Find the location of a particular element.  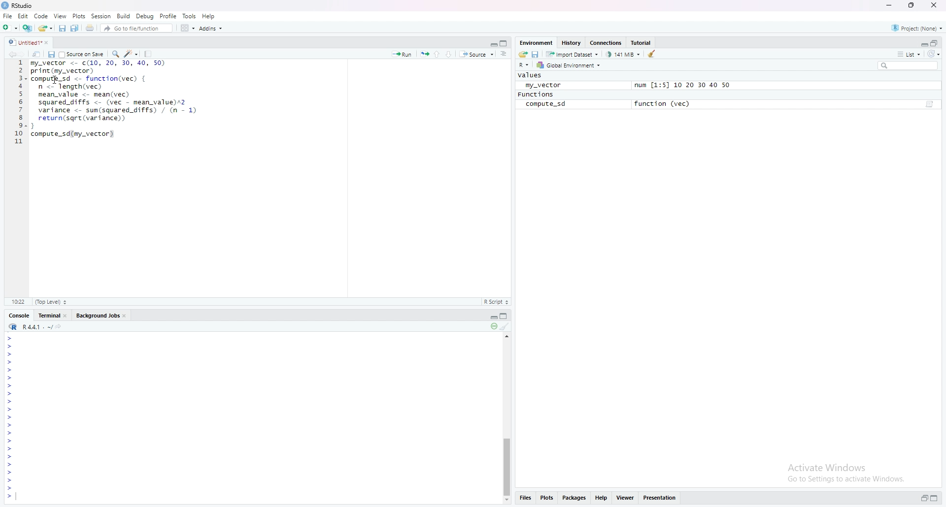

Prompt cursor is located at coordinates (10, 473).